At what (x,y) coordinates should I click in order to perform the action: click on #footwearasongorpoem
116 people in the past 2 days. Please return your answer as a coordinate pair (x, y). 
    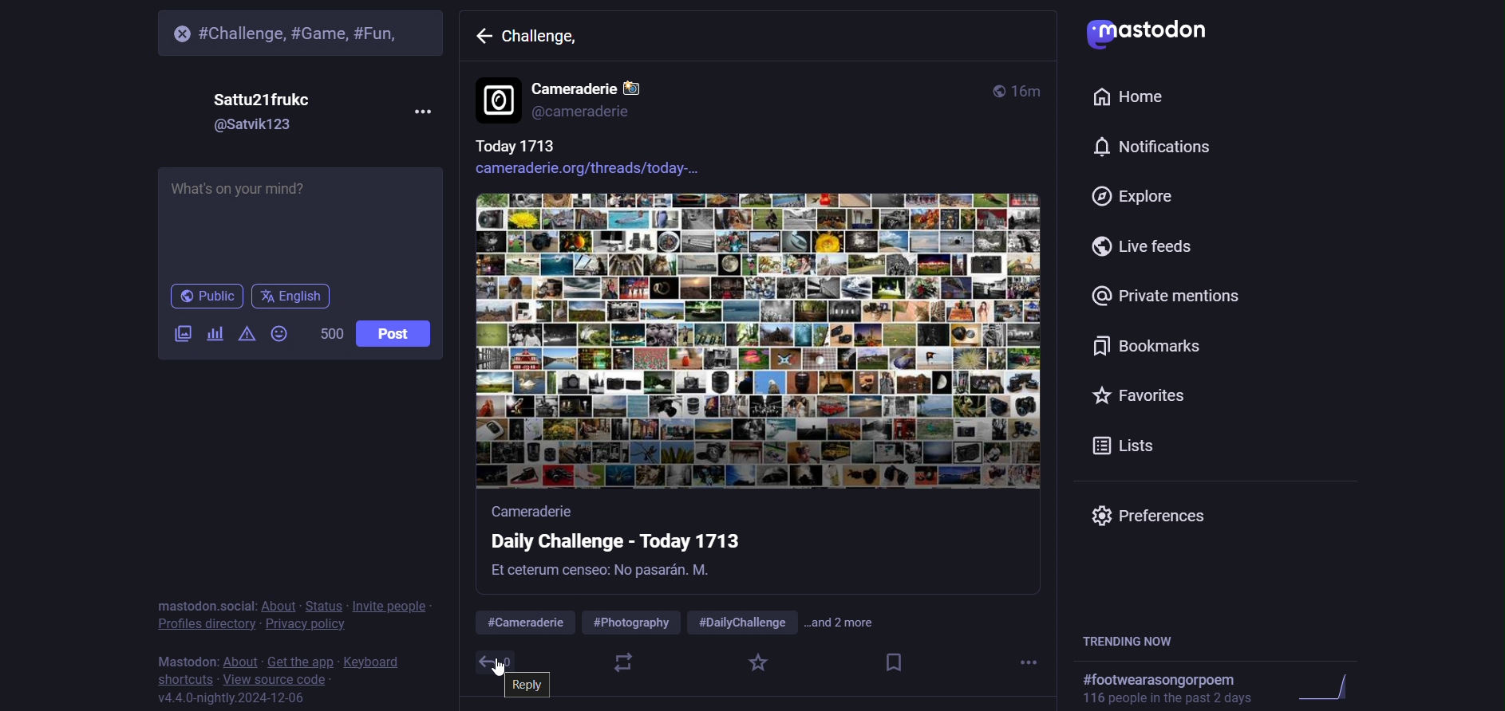
    Looking at the image, I should click on (1222, 686).